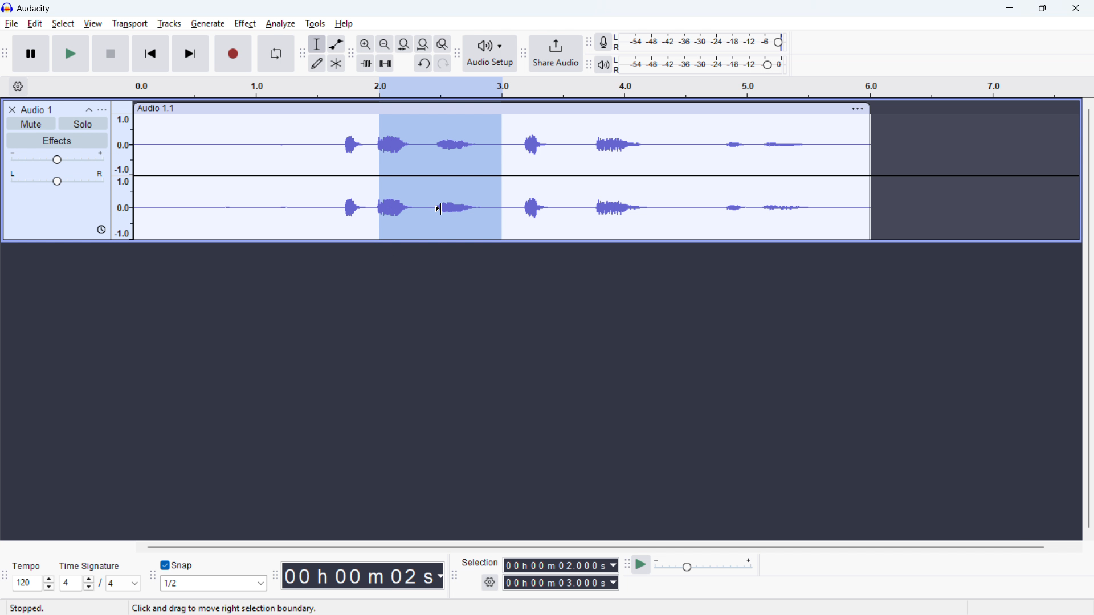 This screenshot has height=615, width=1094. Describe the element at coordinates (602, 64) in the screenshot. I see `playback metre` at that location.